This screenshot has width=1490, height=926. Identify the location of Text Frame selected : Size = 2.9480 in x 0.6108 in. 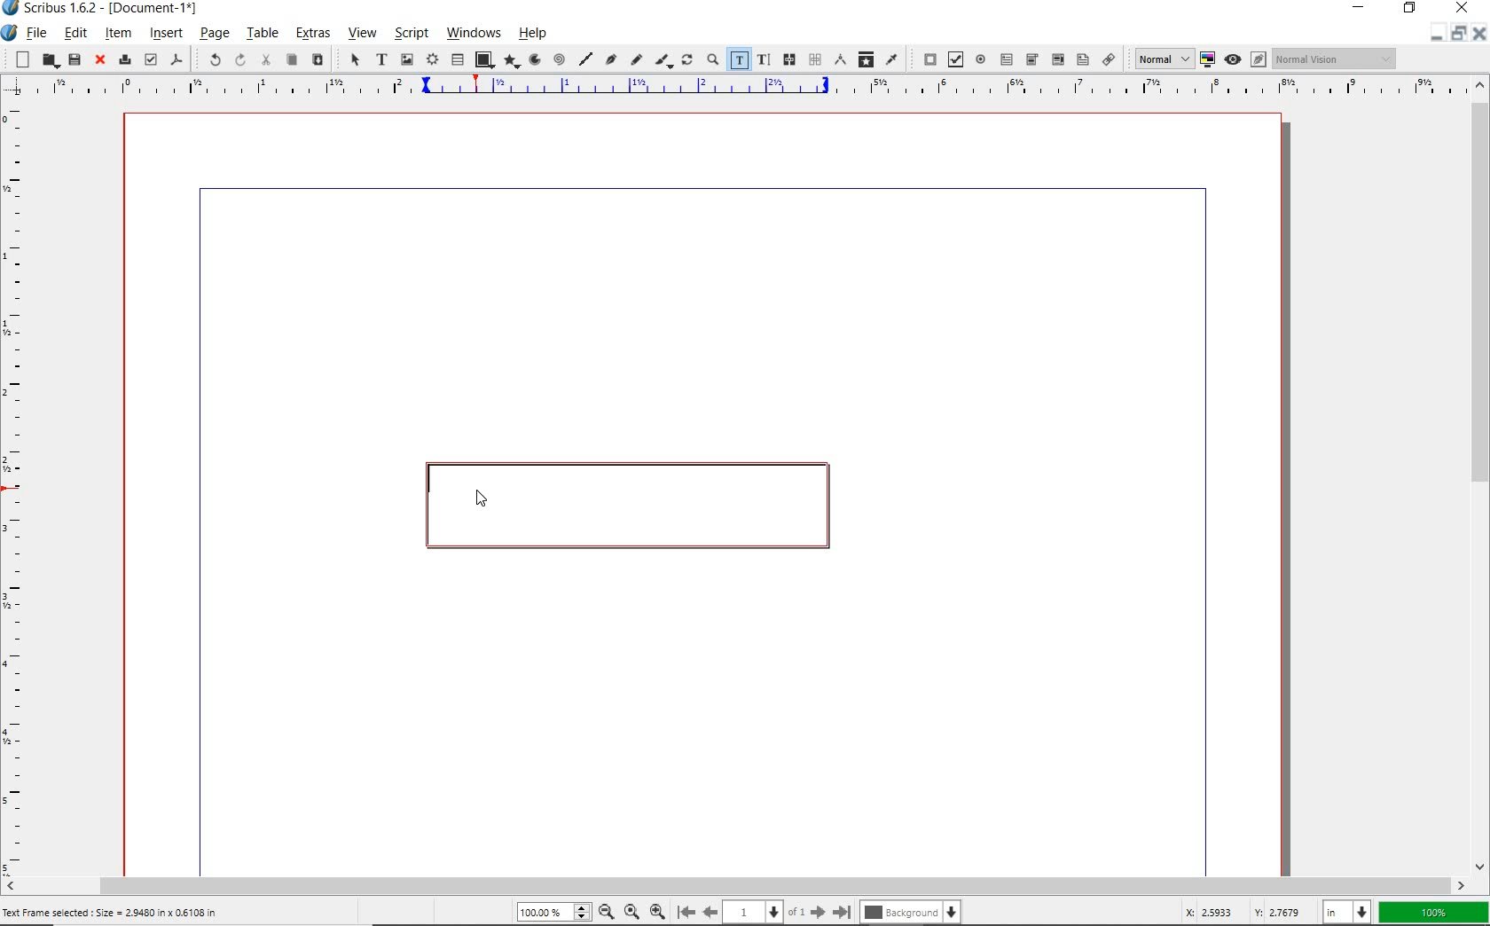
(114, 912).